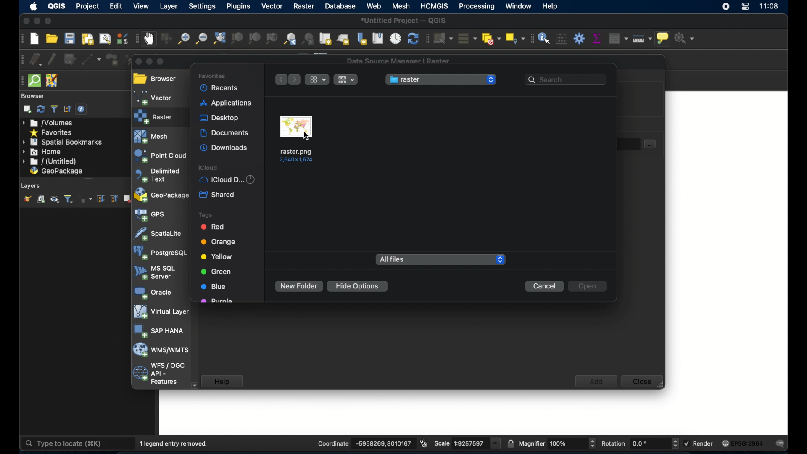  I want to click on rotations, so click(614, 443).